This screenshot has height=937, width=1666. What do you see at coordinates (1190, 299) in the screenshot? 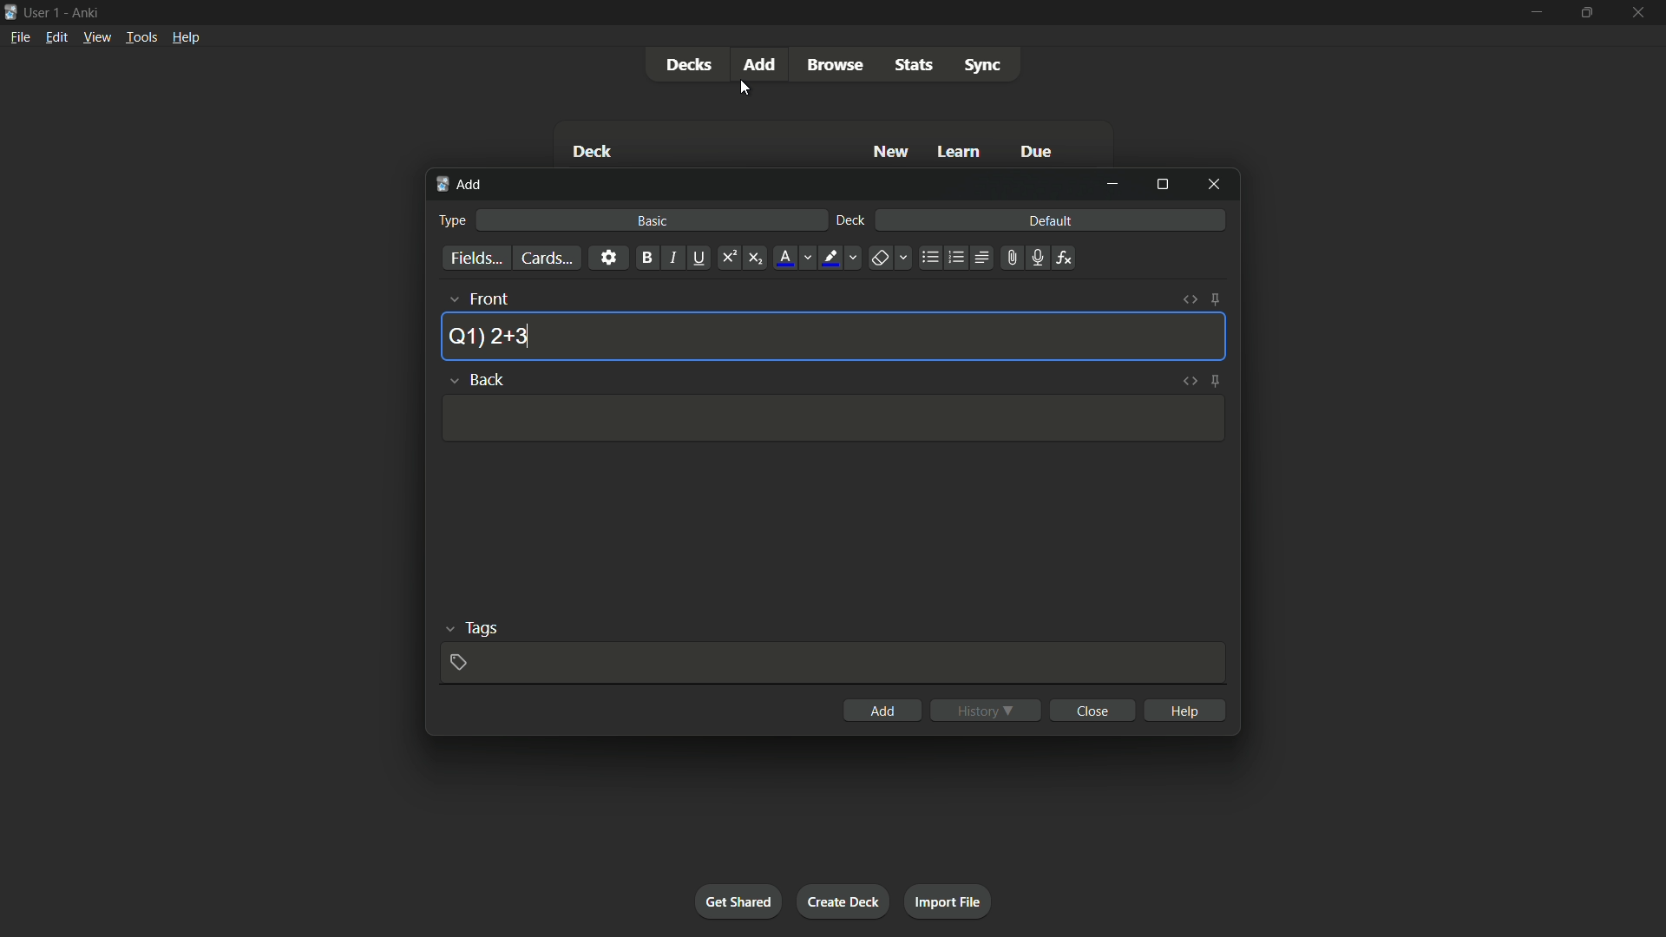
I see `toggle html editor` at bounding box center [1190, 299].